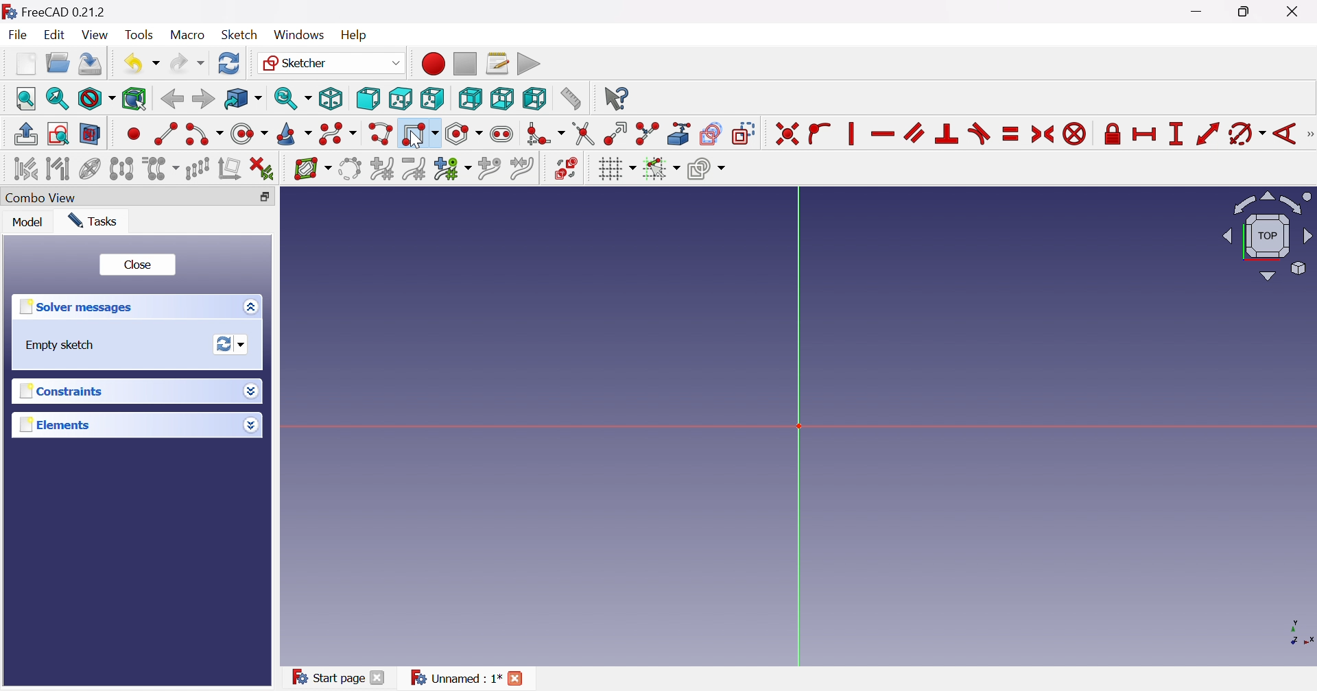 The image size is (1317, 691). What do you see at coordinates (915, 133) in the screenshot?
I see `Constrain parallel` at bounding box center [915, 133].